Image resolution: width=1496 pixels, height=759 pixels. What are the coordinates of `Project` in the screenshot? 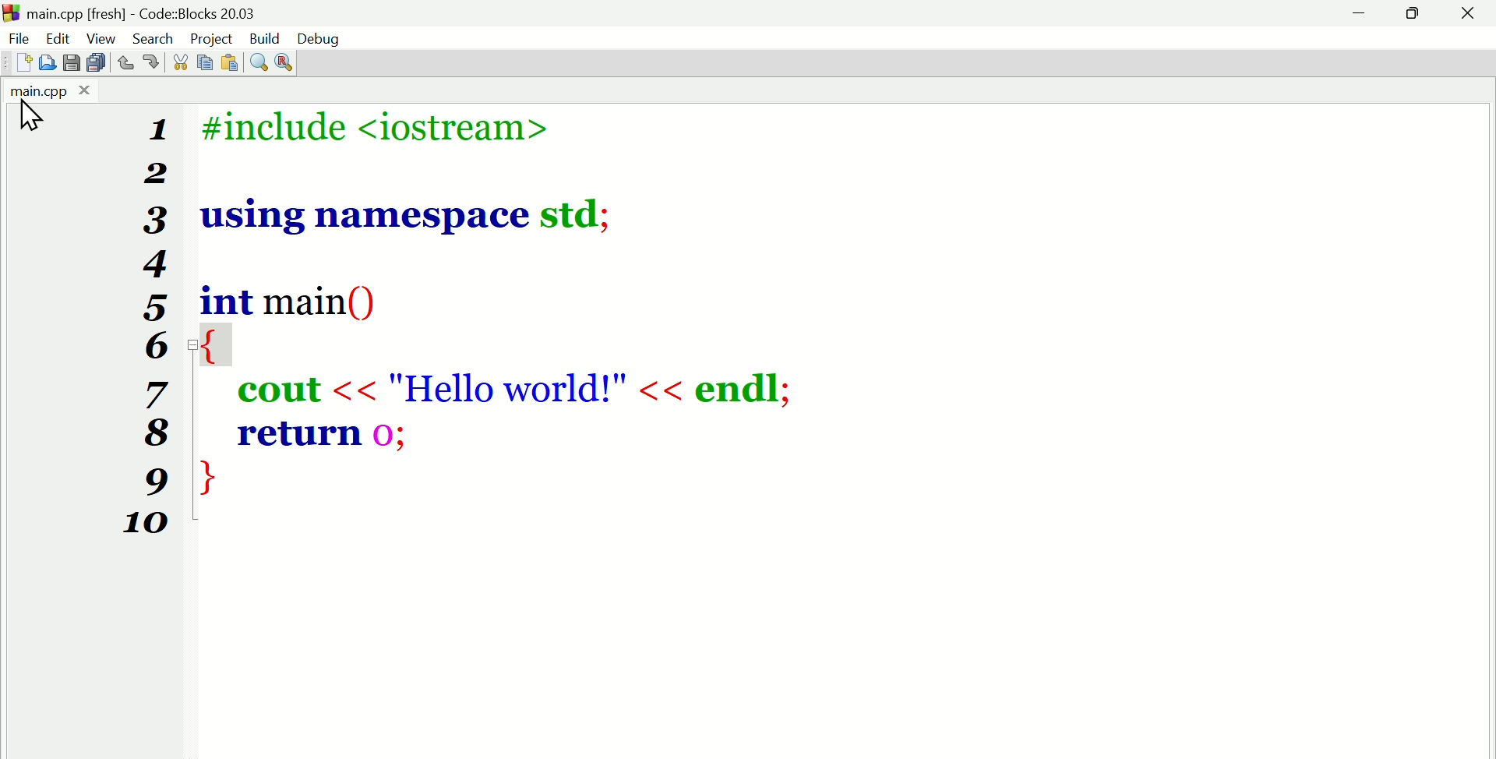 It's located at (213, 37).